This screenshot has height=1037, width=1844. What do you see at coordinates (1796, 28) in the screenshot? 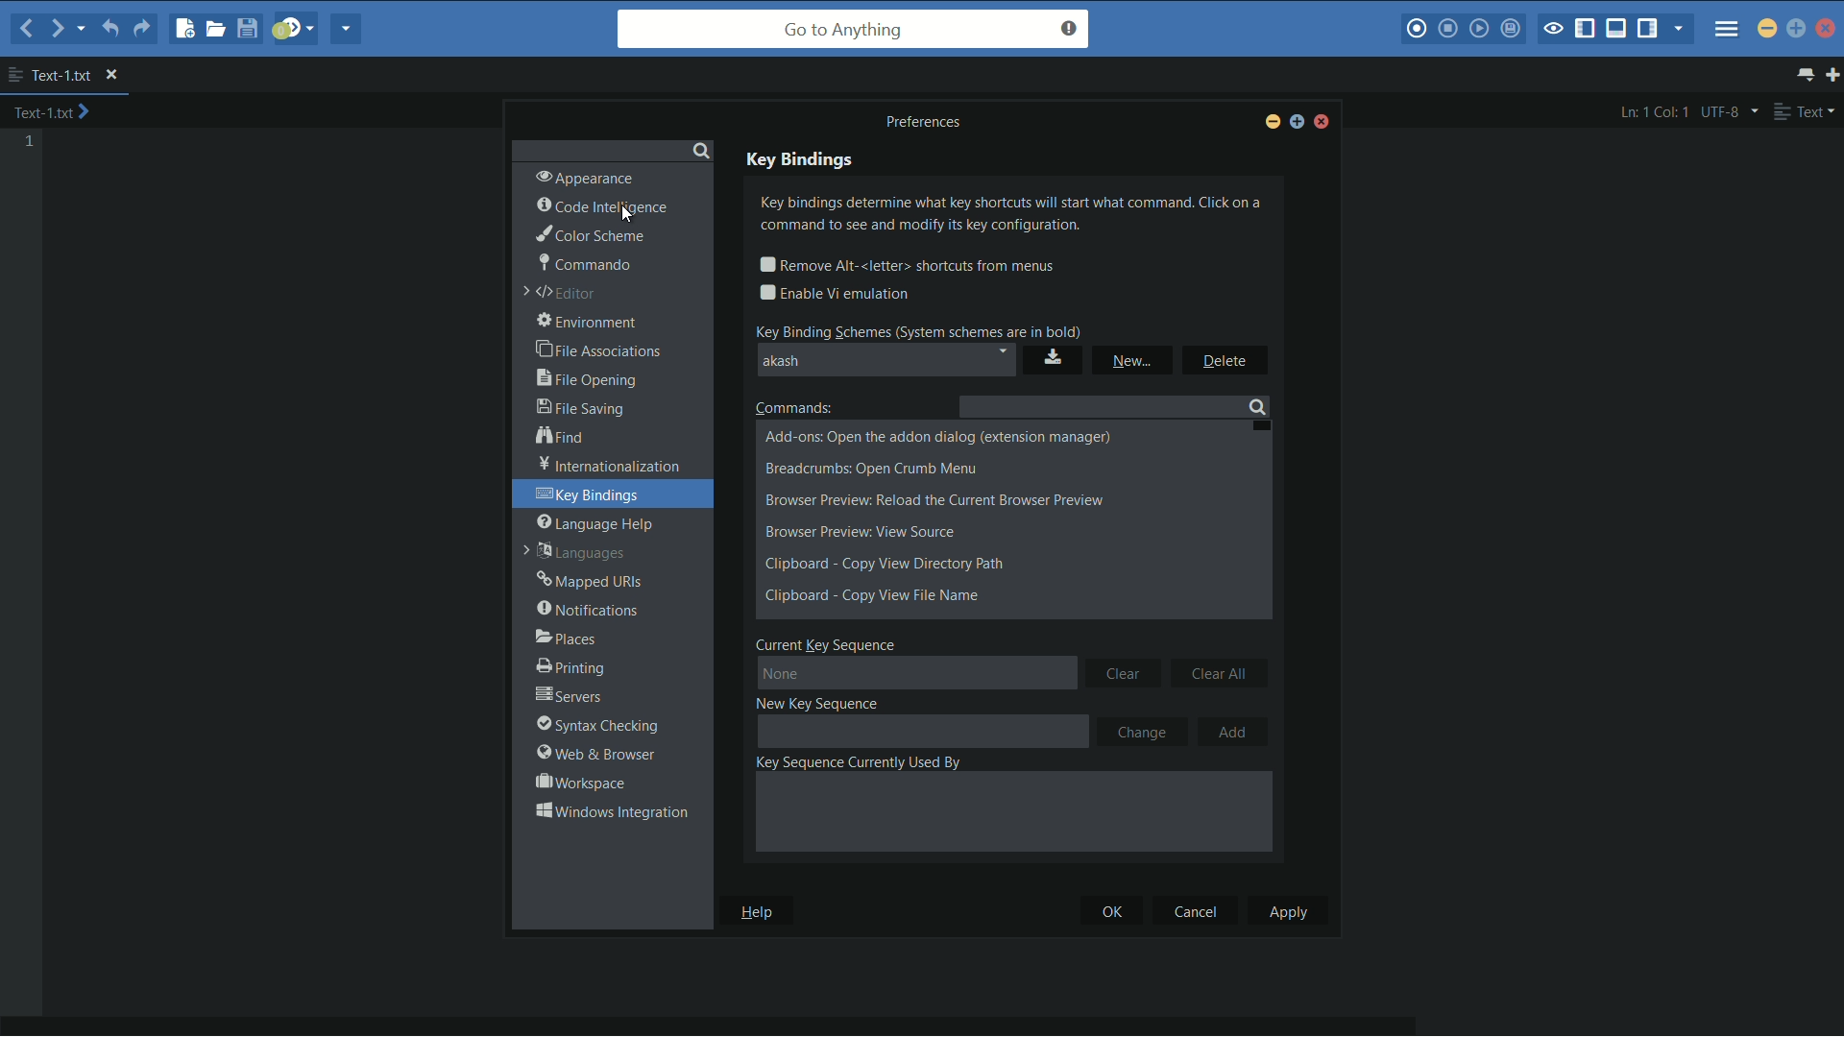
I see `maximize` at bounding box center [1796, 28].